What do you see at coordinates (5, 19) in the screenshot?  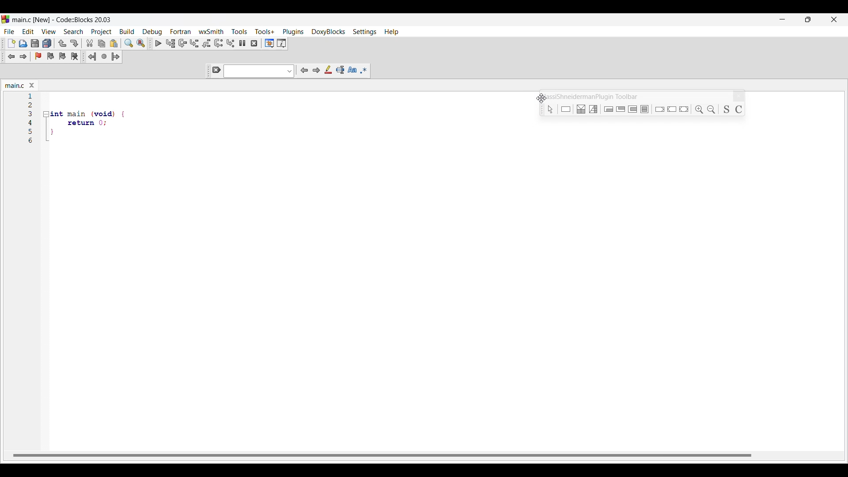 I see `Software logo` at bounding box center [5, 19].